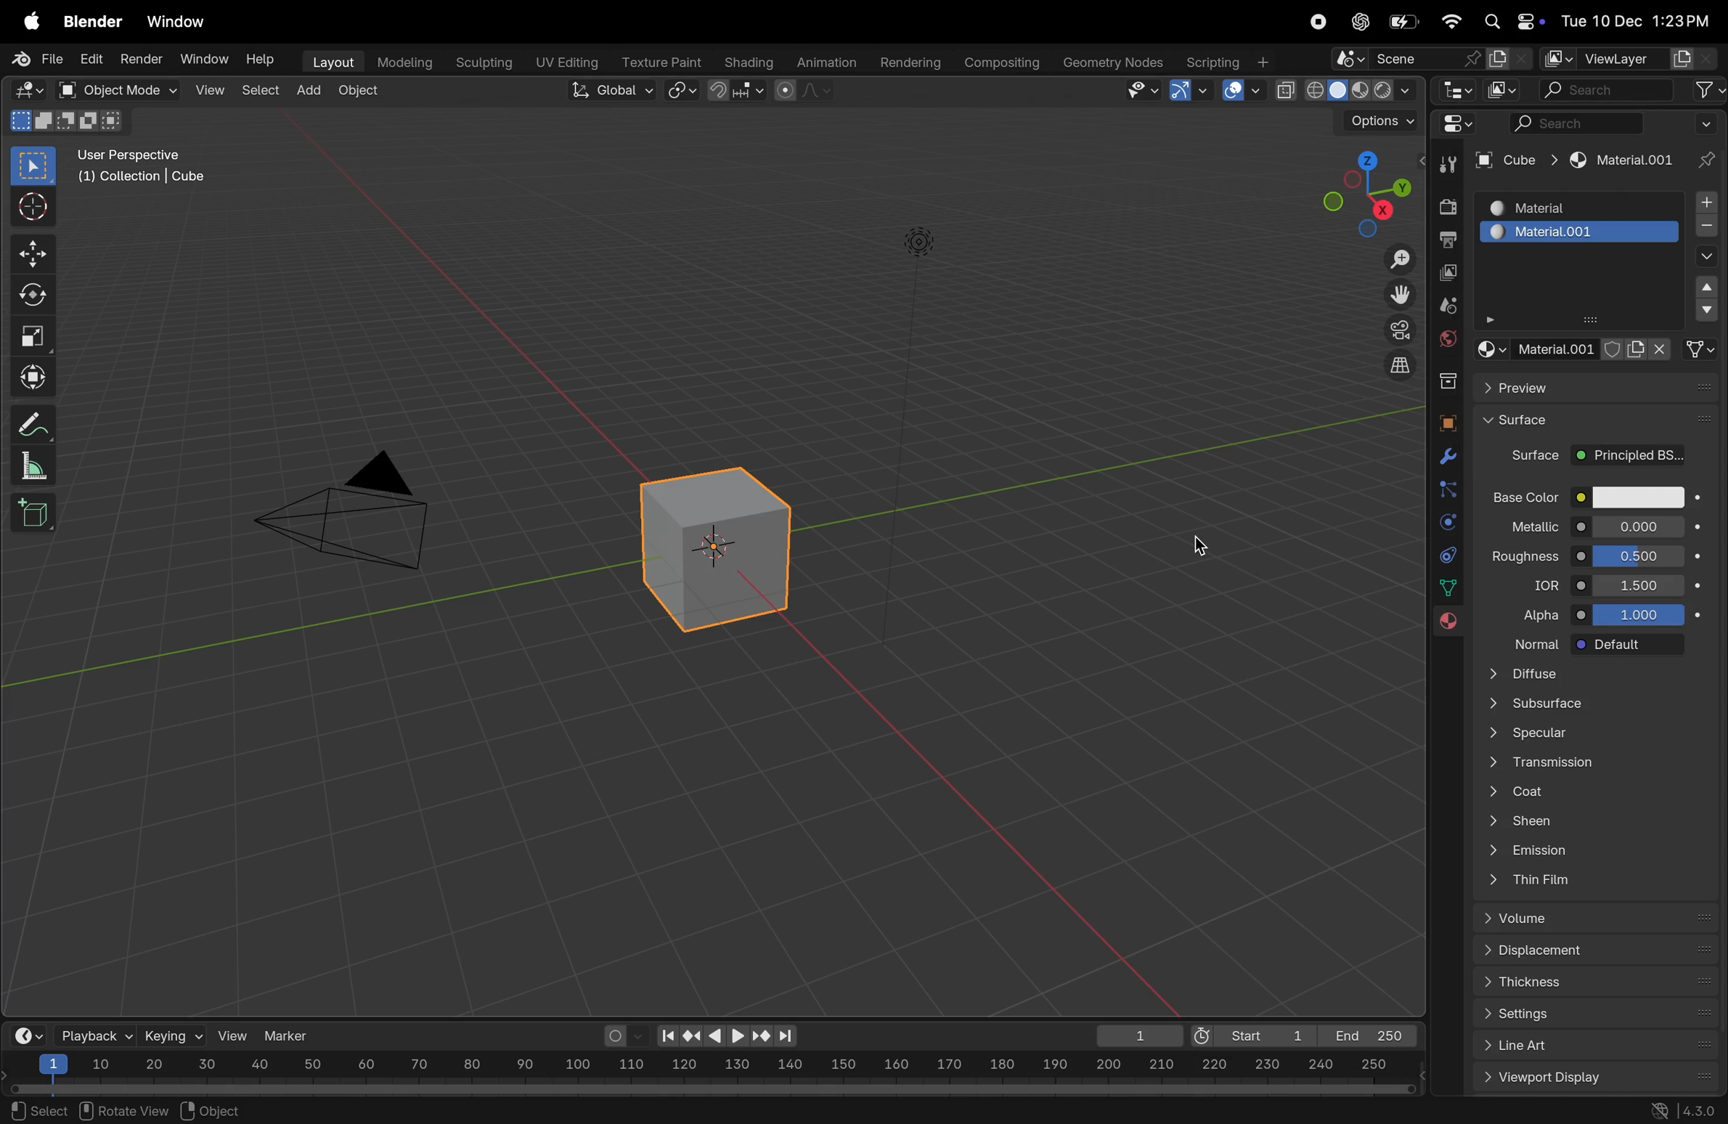 This screenshot has width=1728, height=1124. Describe the element at coordinates (1703, 144) in the screenshot. I see `pin` at that location.